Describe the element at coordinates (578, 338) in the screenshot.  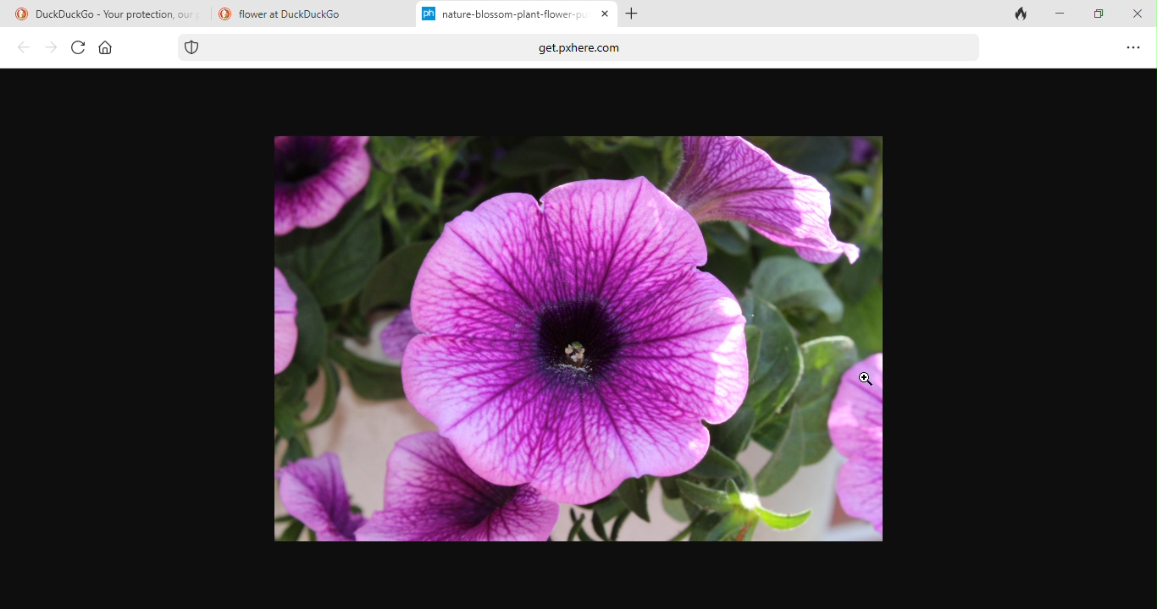
I see `image` at that location.